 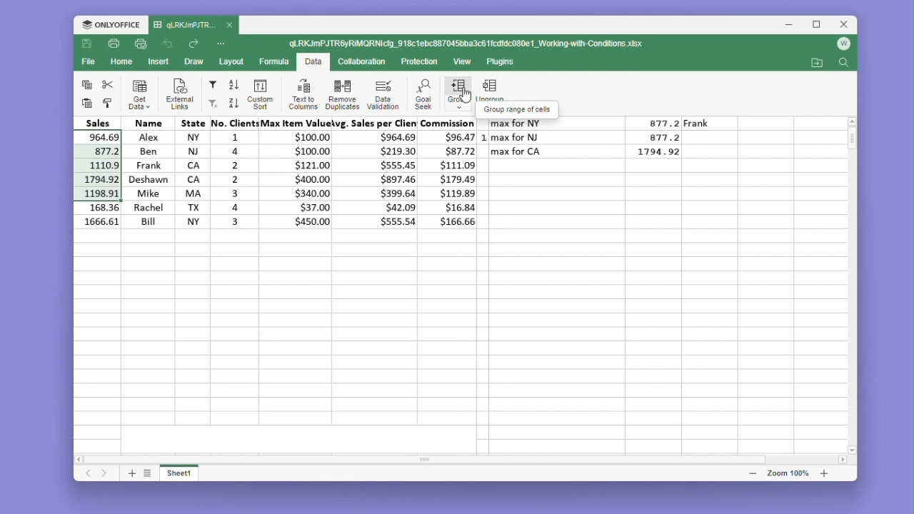 I want to click on , so click(x=462, y=61).